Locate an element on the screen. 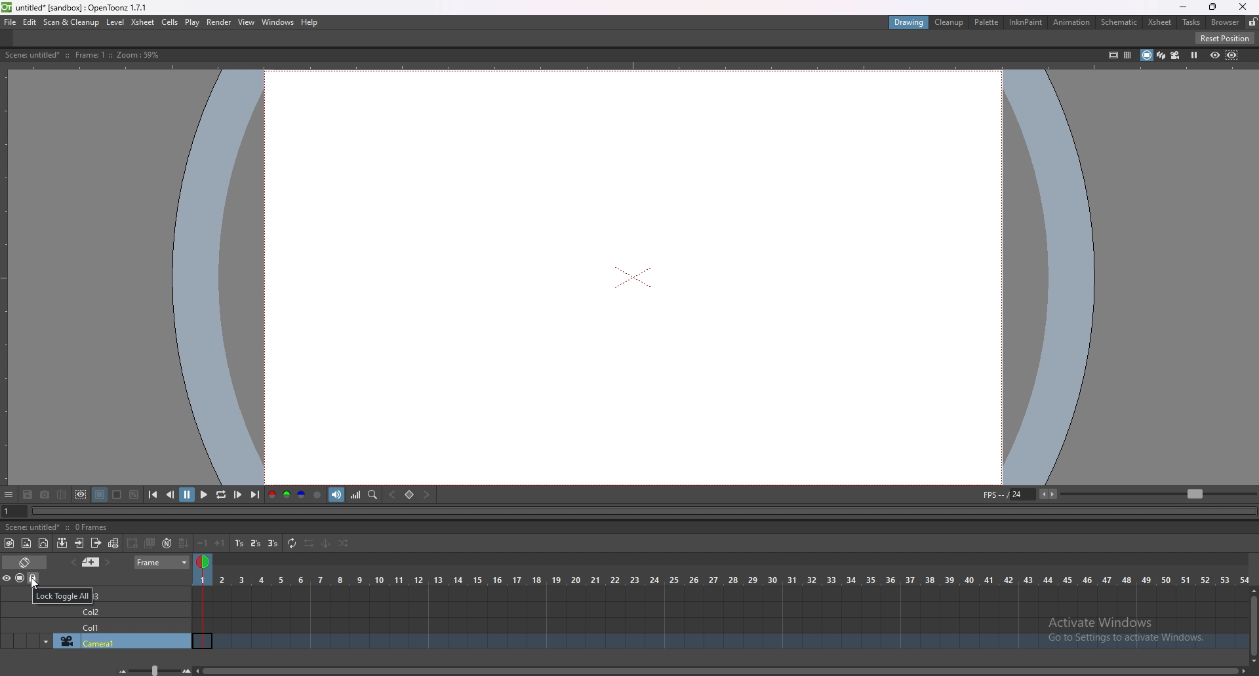 The image size is (1259, 676). sub camera preview is located at coordinates (1232, 55).